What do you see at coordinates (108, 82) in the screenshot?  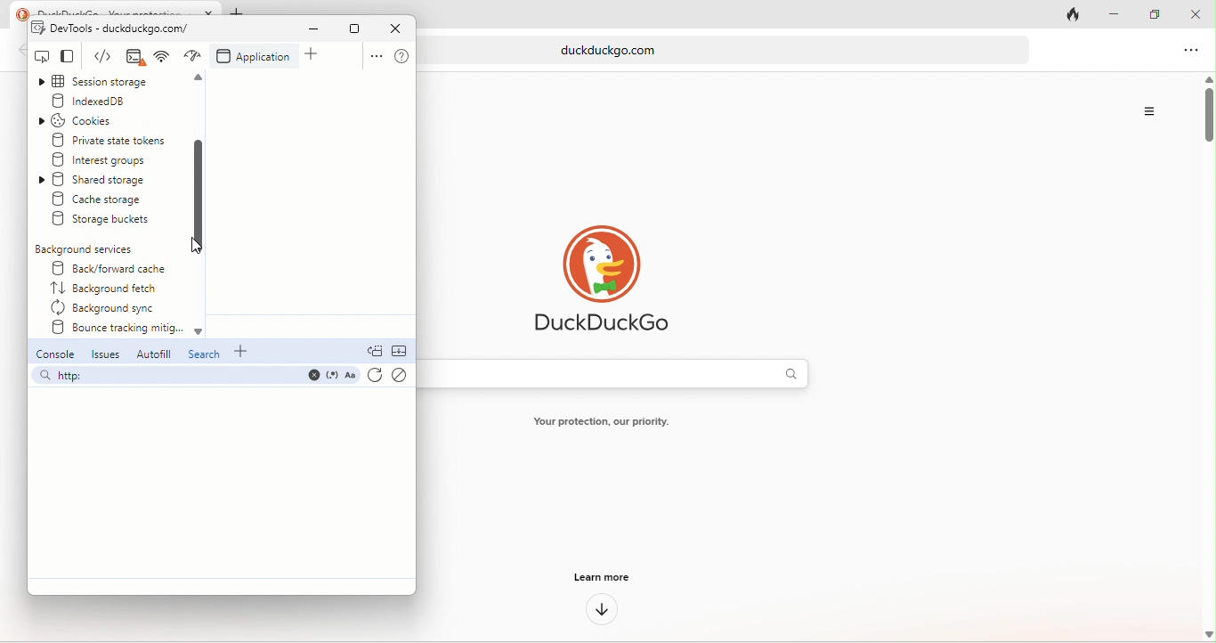 I see `session storage` at bounding box center [108, 82].